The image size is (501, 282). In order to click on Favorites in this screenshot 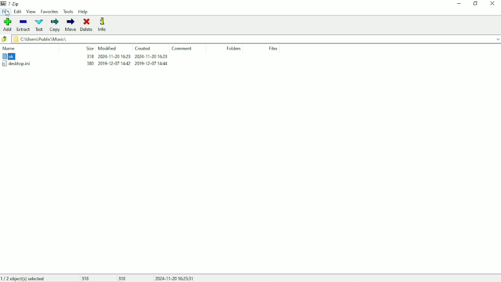, I will do `click(50, 11)`.